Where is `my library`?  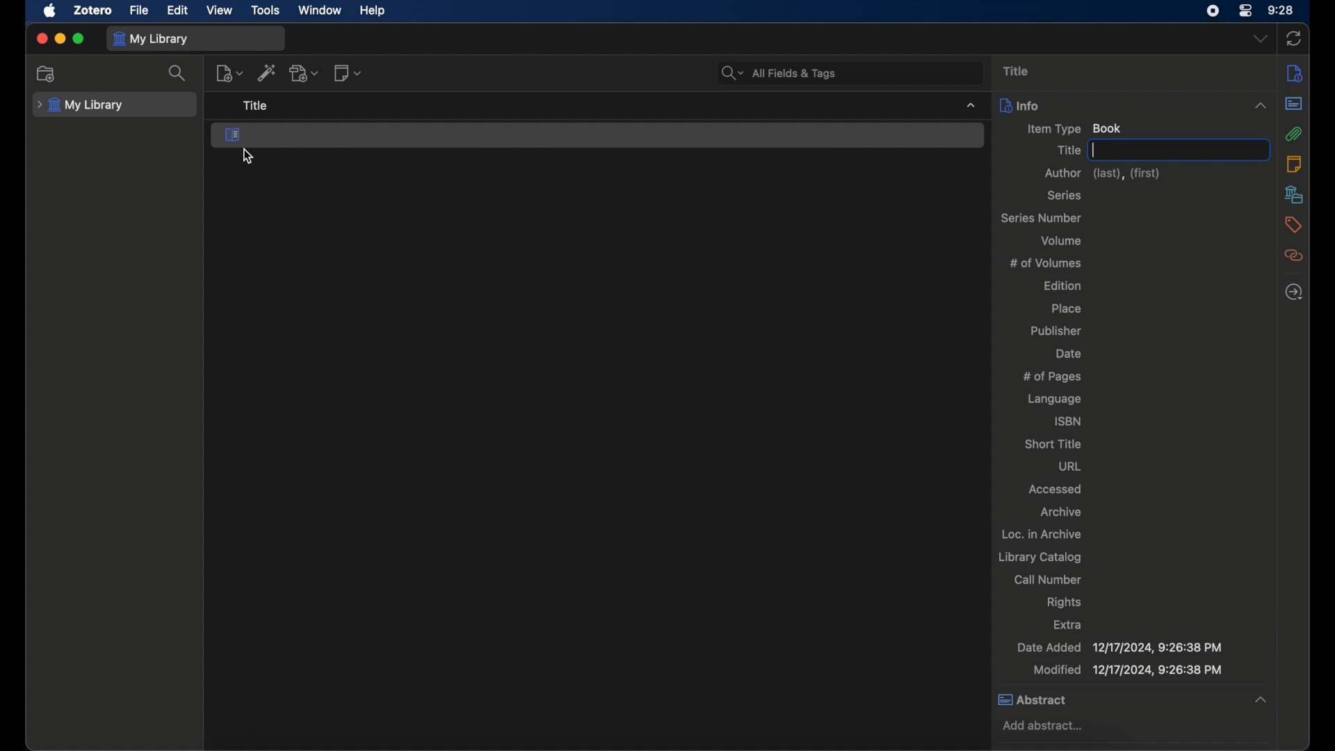
my library is located at coordinates (150, 39).